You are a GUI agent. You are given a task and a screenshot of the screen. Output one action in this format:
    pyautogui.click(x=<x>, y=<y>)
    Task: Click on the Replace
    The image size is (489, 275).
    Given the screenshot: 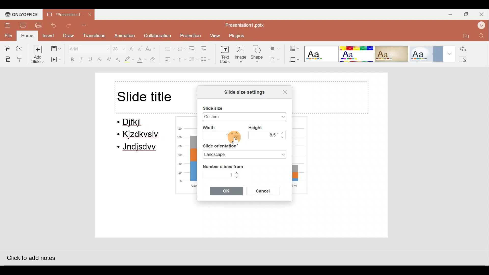 What is the action you would take?
    pyautogui.click(x=466, y=48)
    